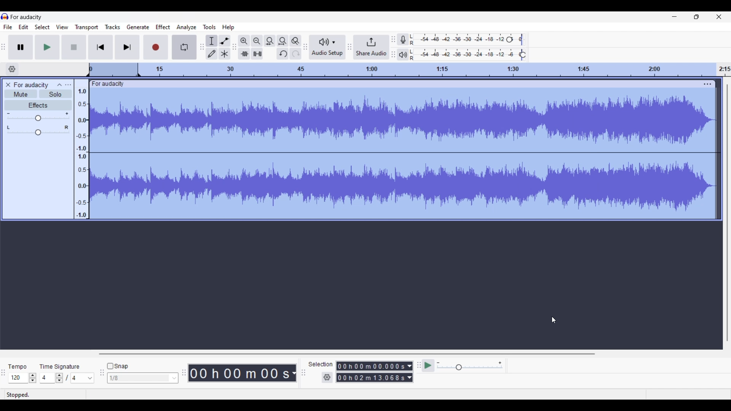  I want to click on Tempo, so click(18, 366).